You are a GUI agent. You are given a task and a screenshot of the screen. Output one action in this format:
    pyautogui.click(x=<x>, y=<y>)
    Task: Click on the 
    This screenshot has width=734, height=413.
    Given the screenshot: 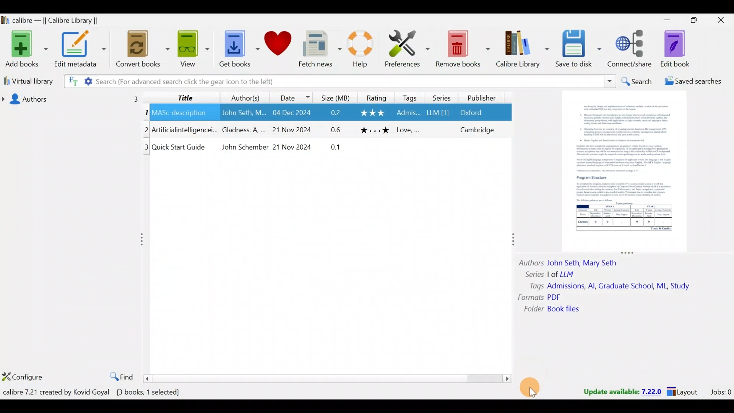 What is the action you would take?
    pyautogui.click(x=244, y=130)
    